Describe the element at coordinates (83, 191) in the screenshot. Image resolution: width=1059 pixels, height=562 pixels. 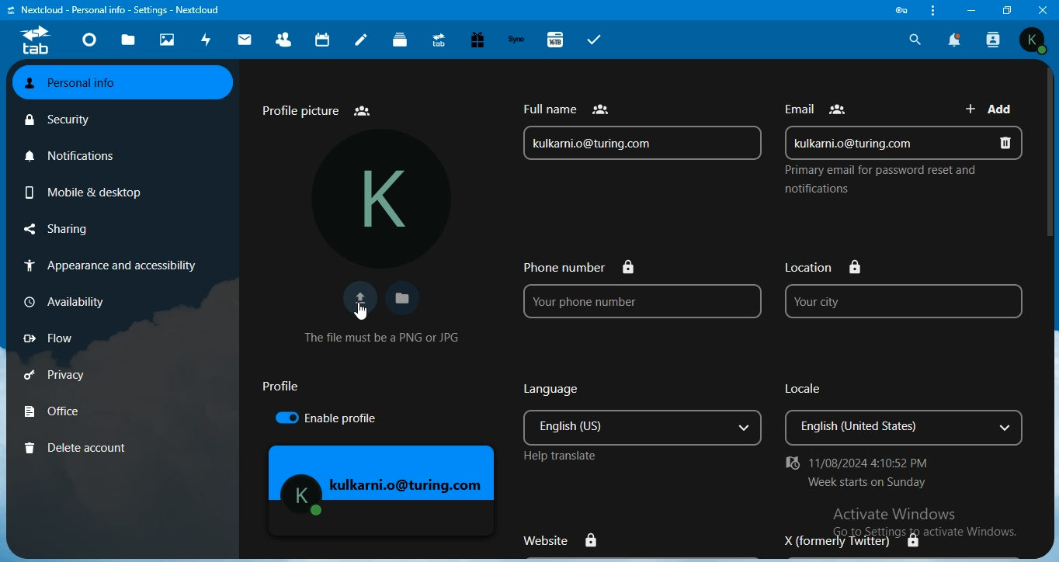
I see `mobile & desktop` at that location.